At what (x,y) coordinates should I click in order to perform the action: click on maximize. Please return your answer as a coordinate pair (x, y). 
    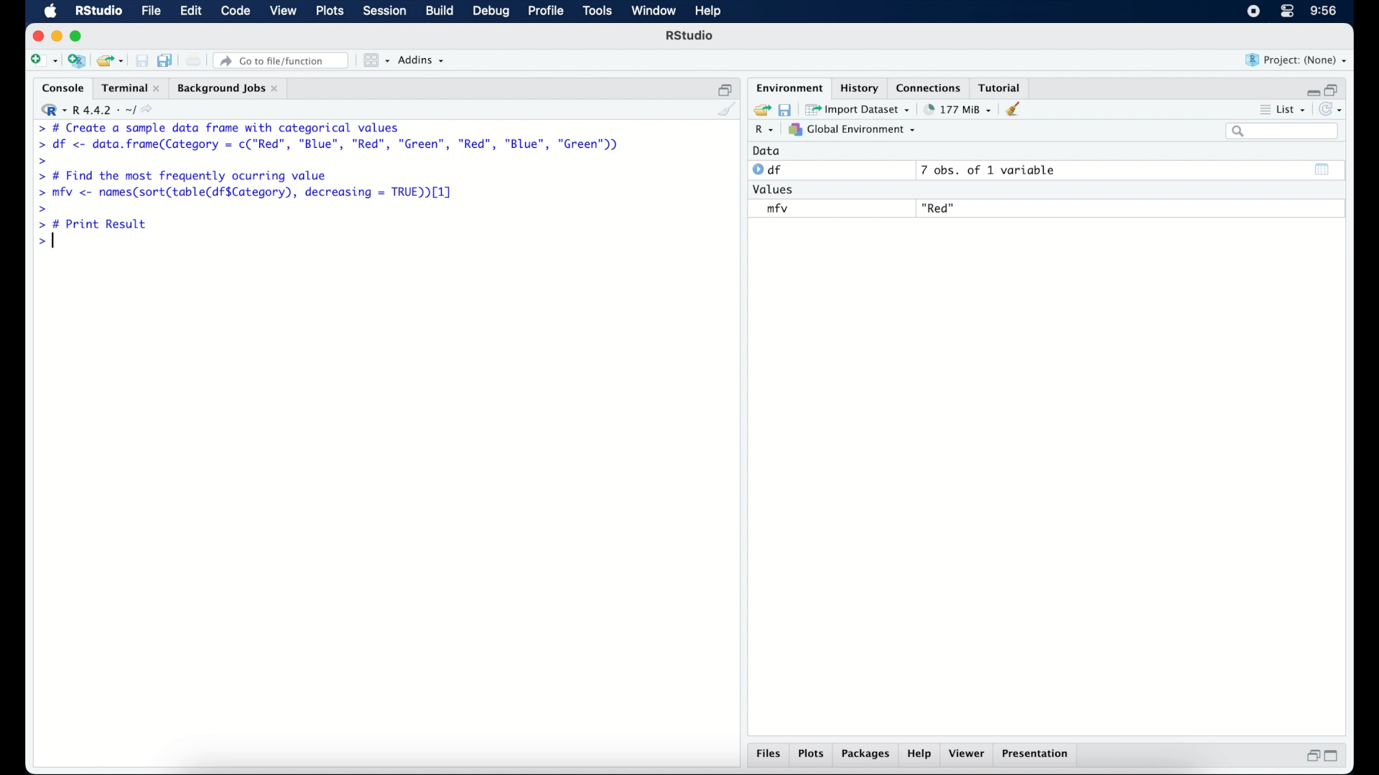
    Looking at the image, I should click on (1333, 758).